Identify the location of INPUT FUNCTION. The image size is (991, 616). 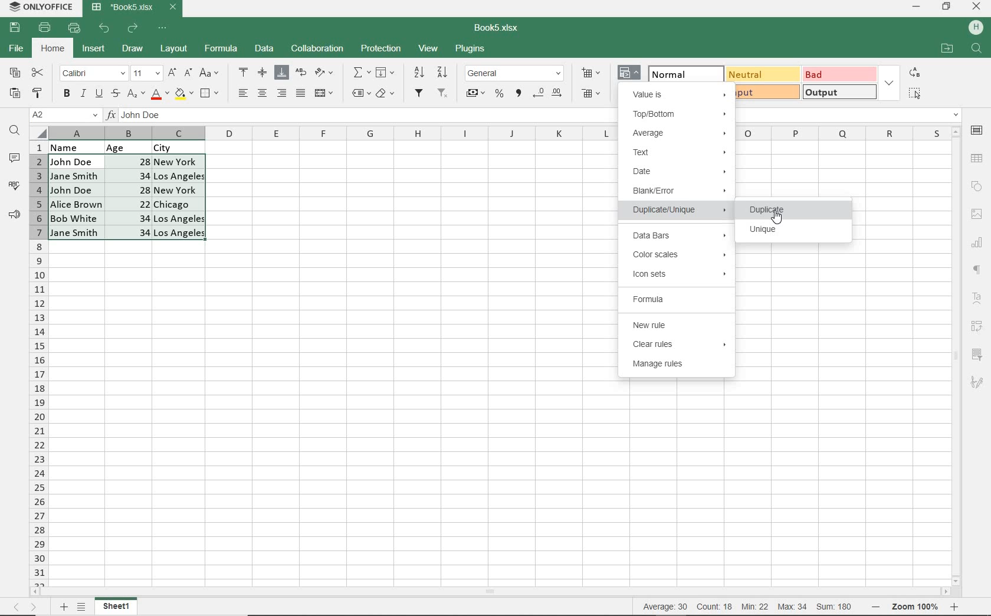
(362, 117).